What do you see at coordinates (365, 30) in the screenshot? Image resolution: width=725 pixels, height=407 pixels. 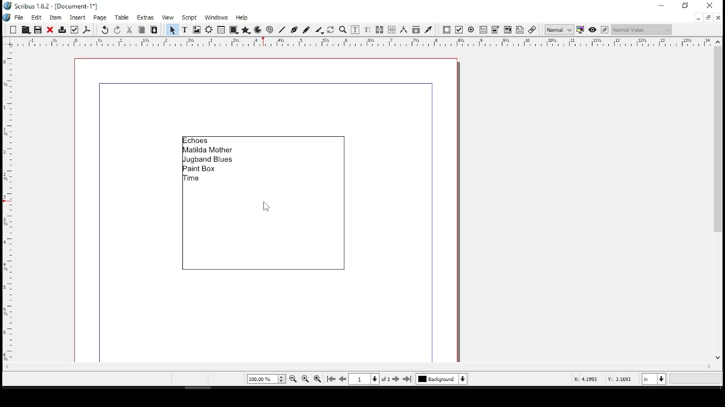 I see `edit text with story editor` at bounding box center [365, 30].